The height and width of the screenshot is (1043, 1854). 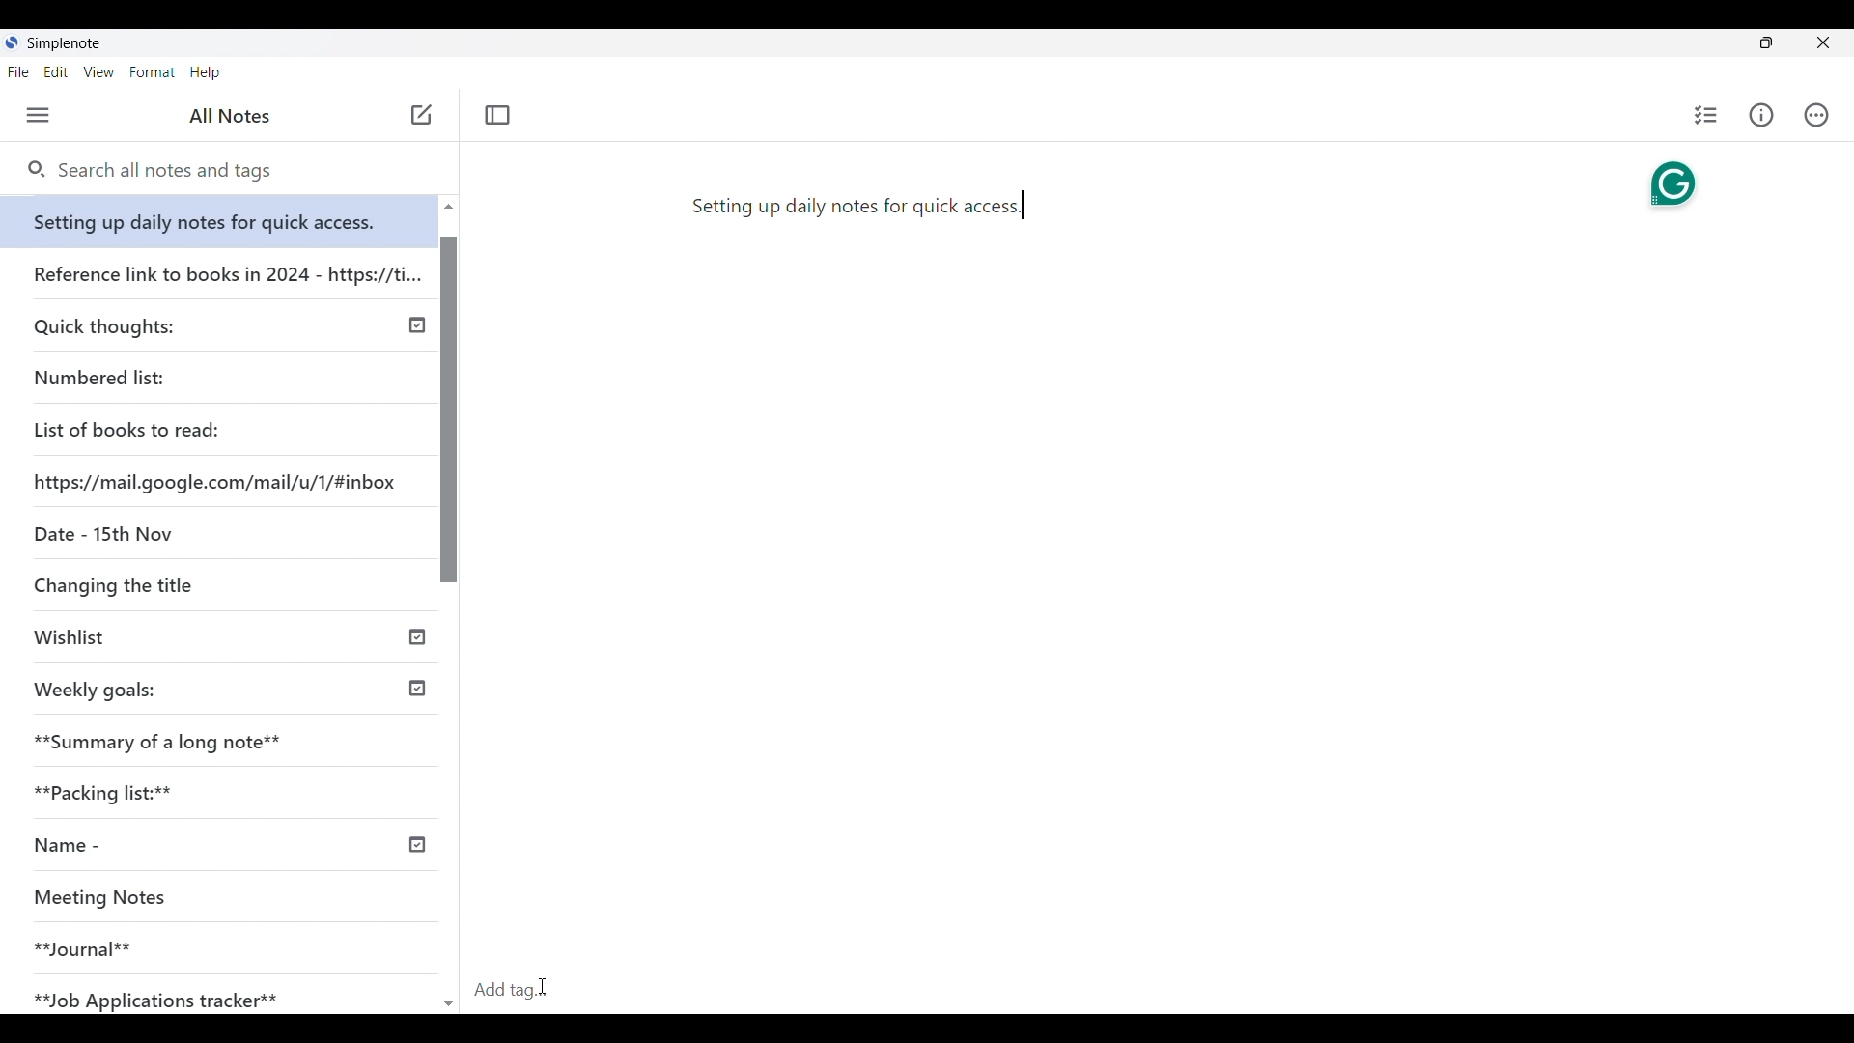 I want to click on published, so click(x=417, y=690).